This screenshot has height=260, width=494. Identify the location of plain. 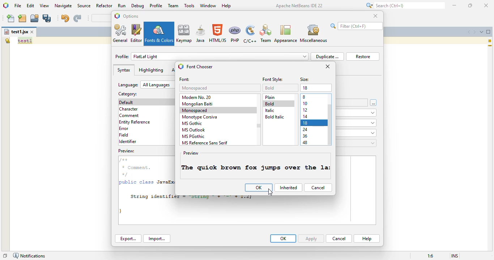
(270, 97).